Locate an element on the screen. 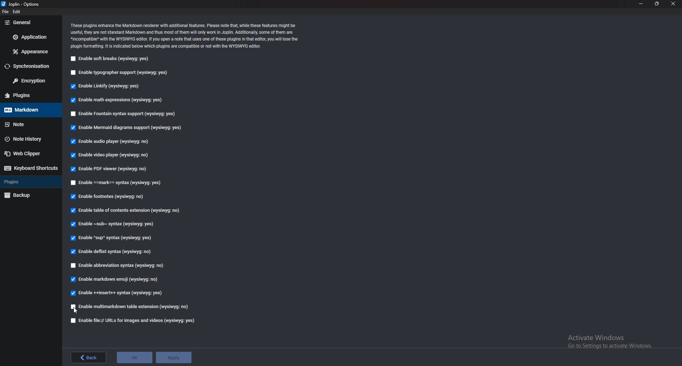 The width and height of the screenshot is (682, 366). Synchronization is located at coordinates (28, 66).